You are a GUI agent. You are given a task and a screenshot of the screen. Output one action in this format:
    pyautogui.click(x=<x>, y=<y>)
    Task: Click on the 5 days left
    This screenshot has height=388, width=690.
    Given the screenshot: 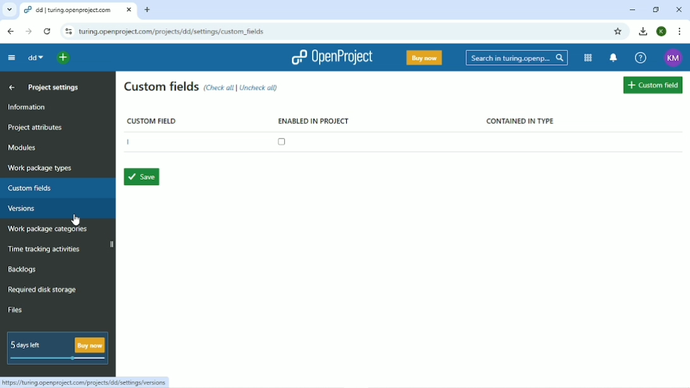 What is the action you would take?
    pyautogui.click(x=56, y=349)
    